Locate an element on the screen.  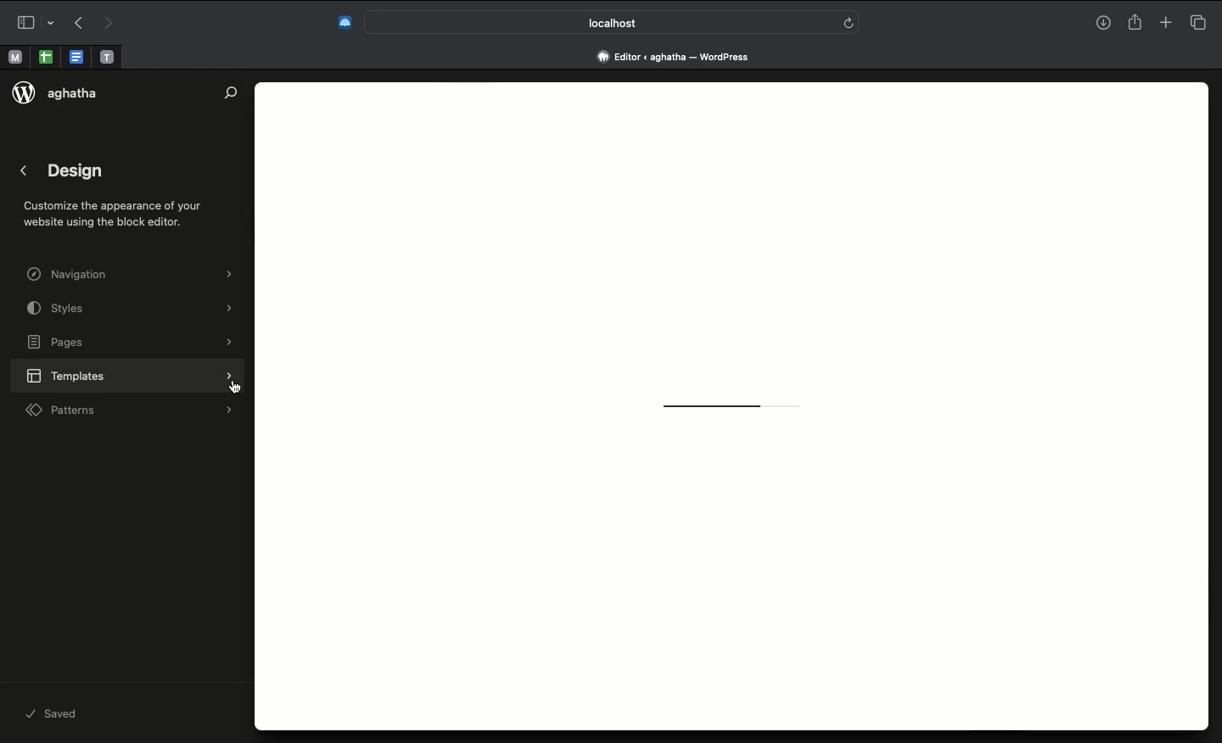
Back is located at coordinates (78, 24).